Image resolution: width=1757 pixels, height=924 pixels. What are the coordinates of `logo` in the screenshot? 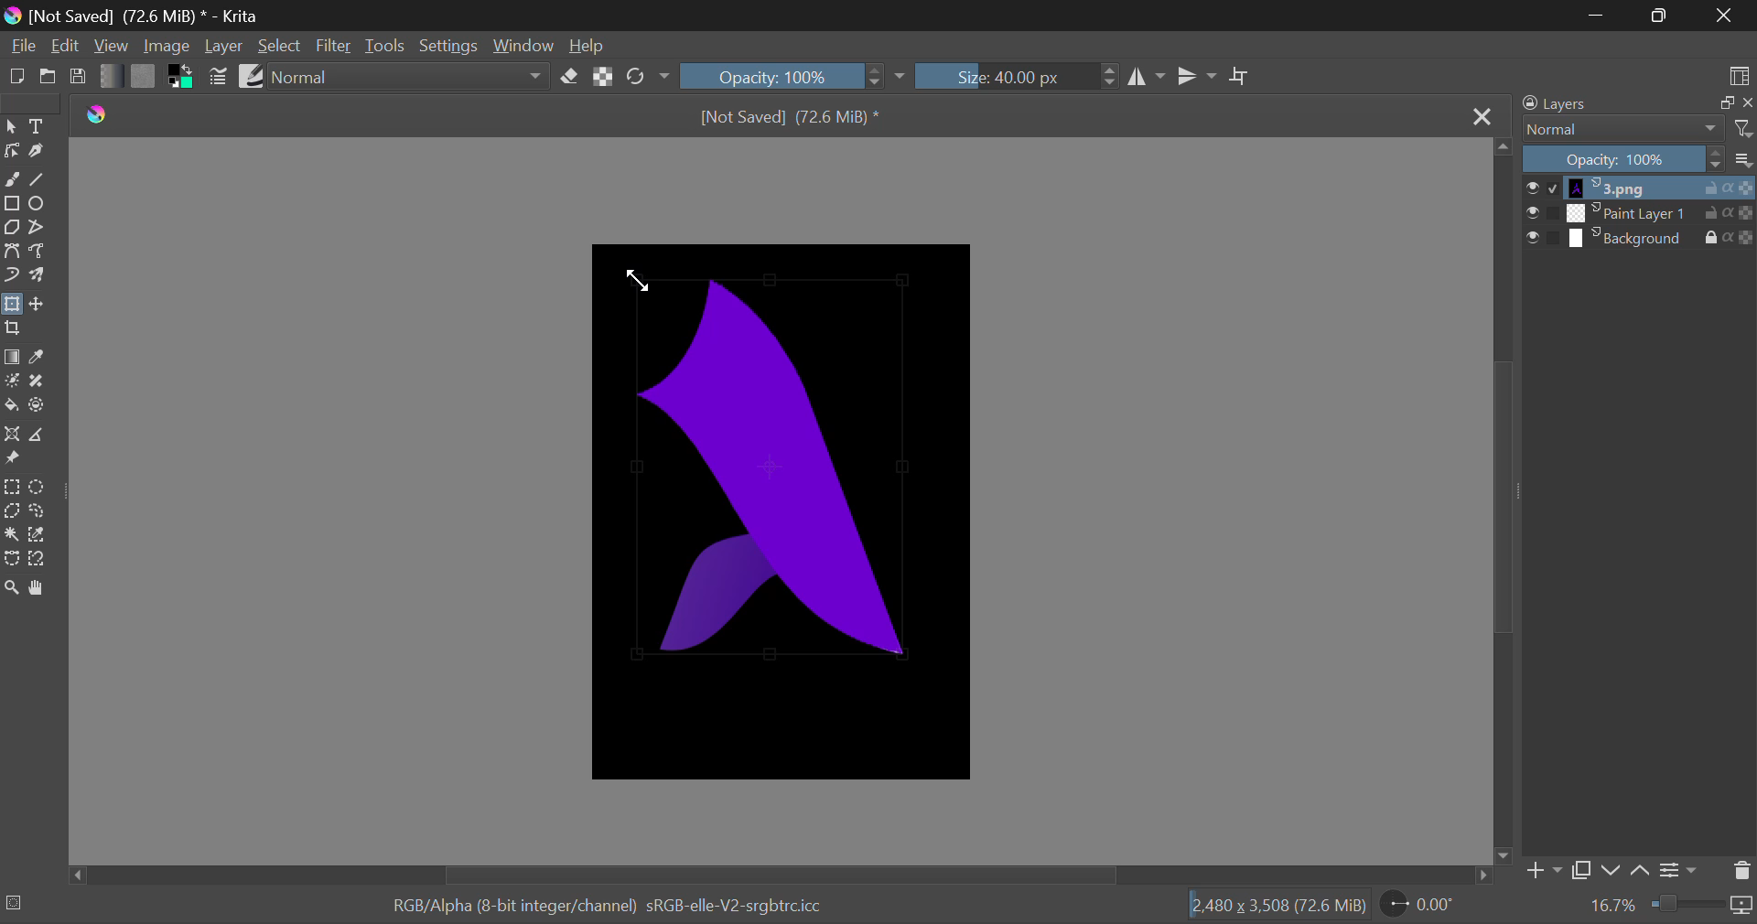 It's located at (101, 115).